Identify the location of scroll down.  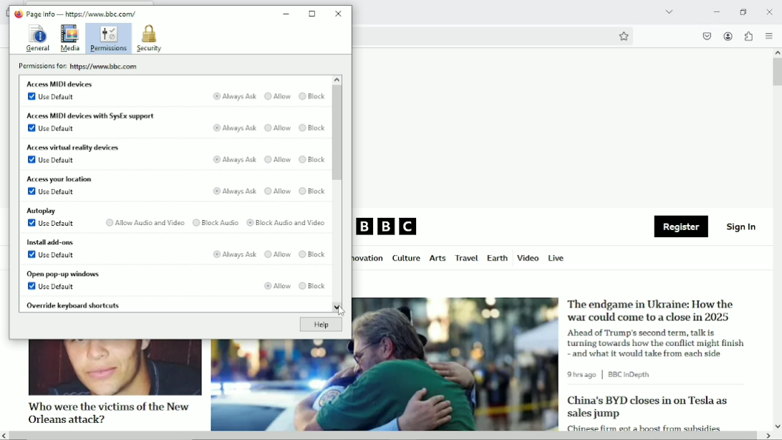
(336, 307).